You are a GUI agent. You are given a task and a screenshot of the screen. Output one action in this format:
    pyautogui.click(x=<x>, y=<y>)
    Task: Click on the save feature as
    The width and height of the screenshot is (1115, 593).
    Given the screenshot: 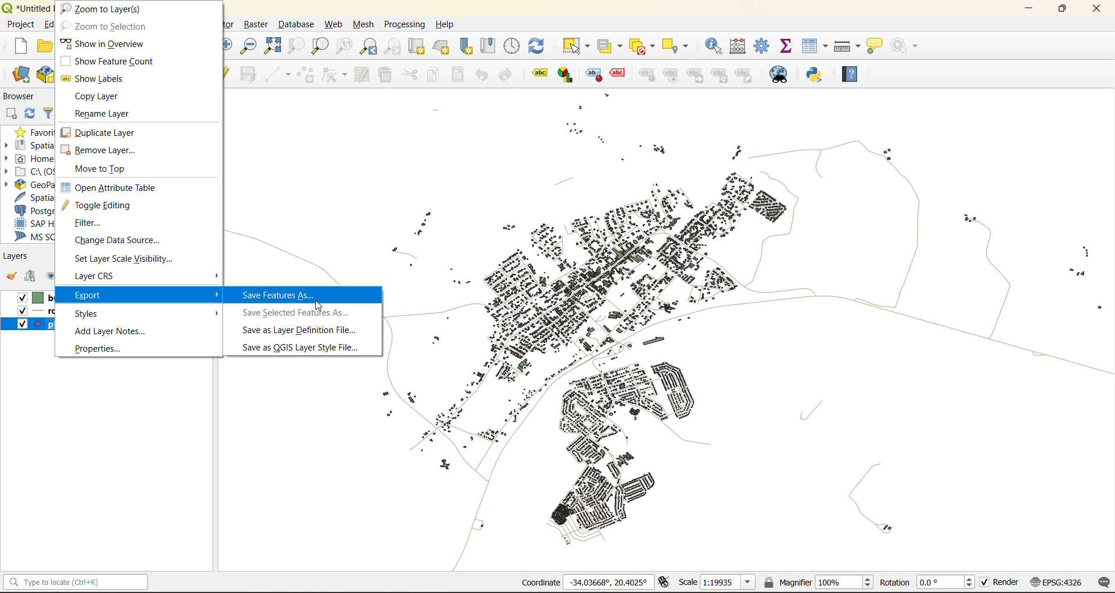 What is the action you would take?
    pyautogui.click(x=280, y=295)
    